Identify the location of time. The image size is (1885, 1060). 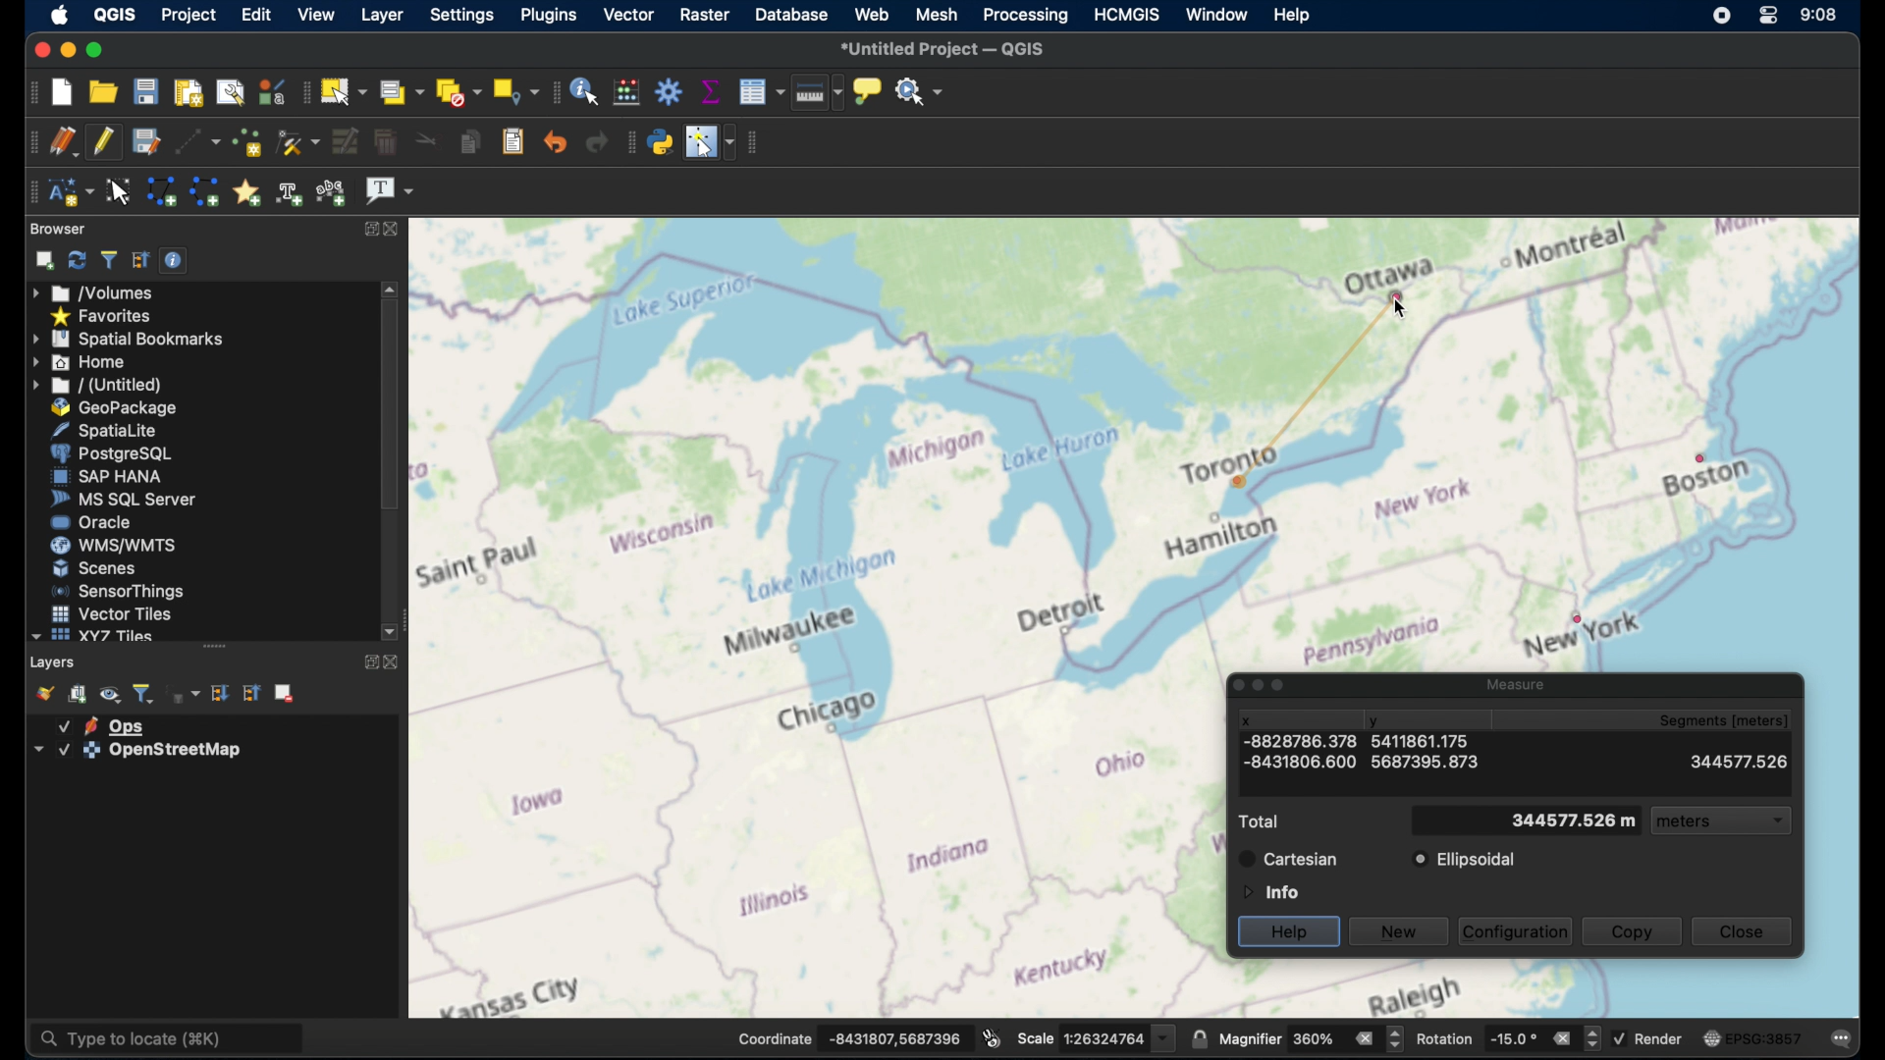
(1819, 14).